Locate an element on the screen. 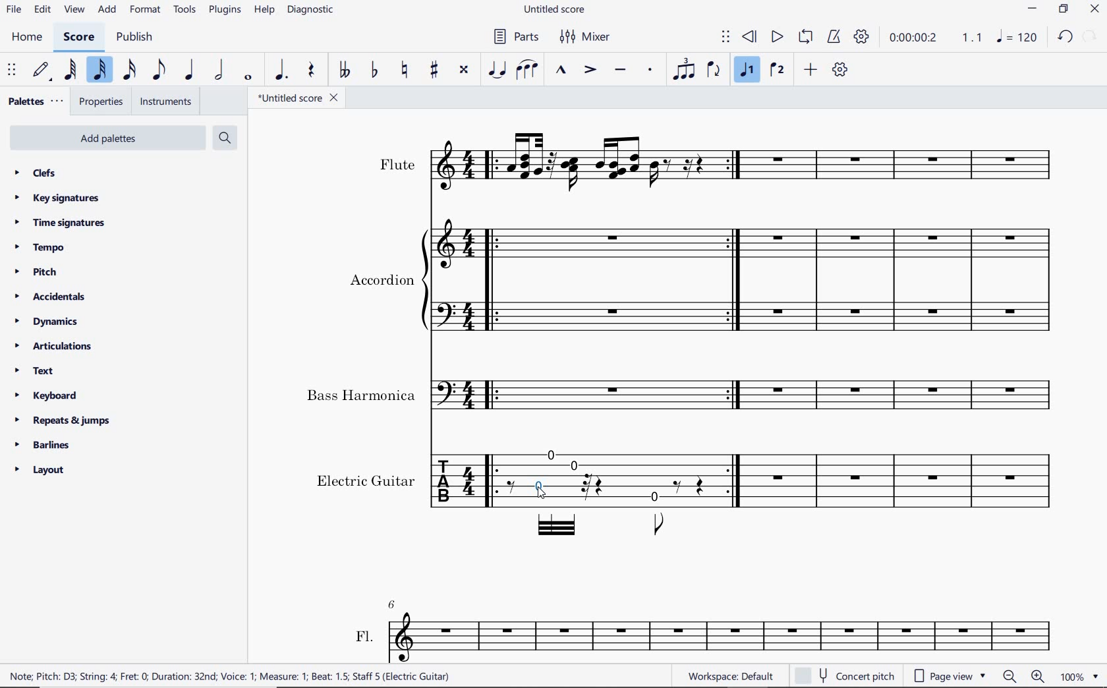  time signatures is located at coordinates (61, 222).